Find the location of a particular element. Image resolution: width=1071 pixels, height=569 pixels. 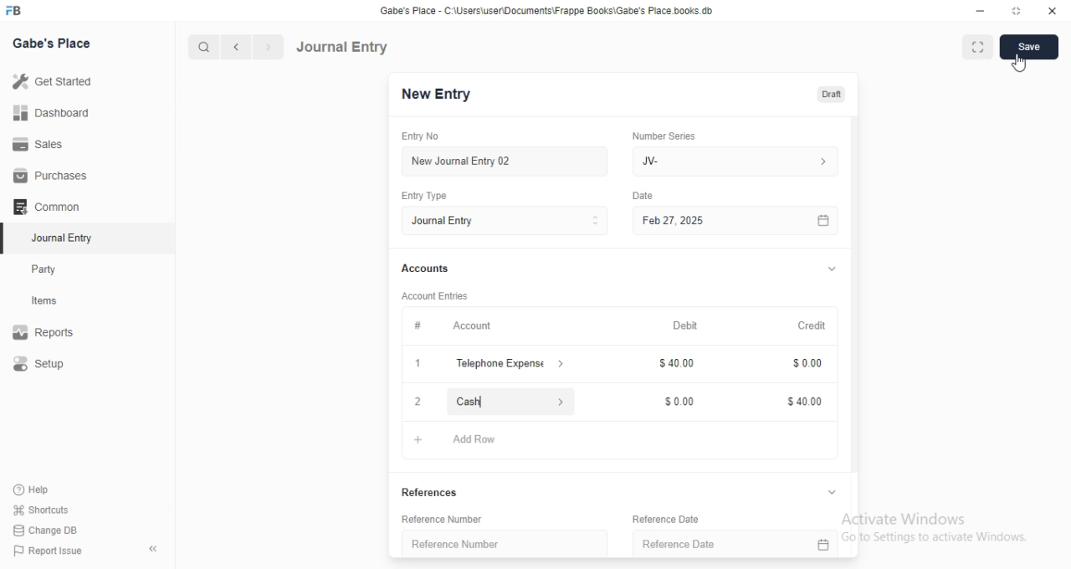

New entry is located at coordinates (441, 95).